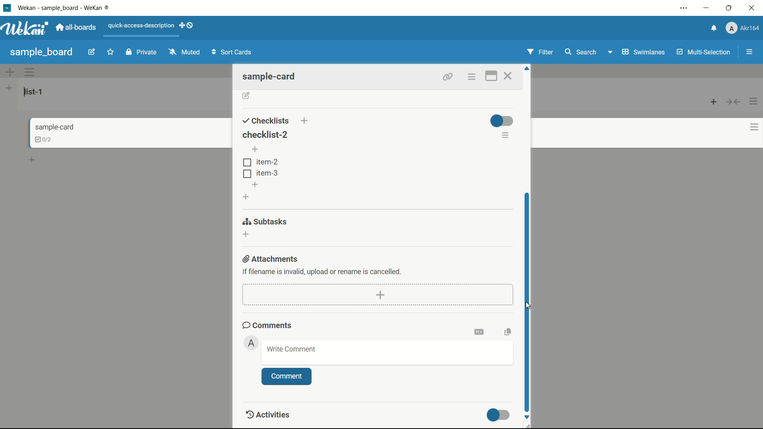 The width and height of the screenshot is (763, 429). Describe the element at coordinates (541, 52) in the screenshot. I see `filter` at that location.